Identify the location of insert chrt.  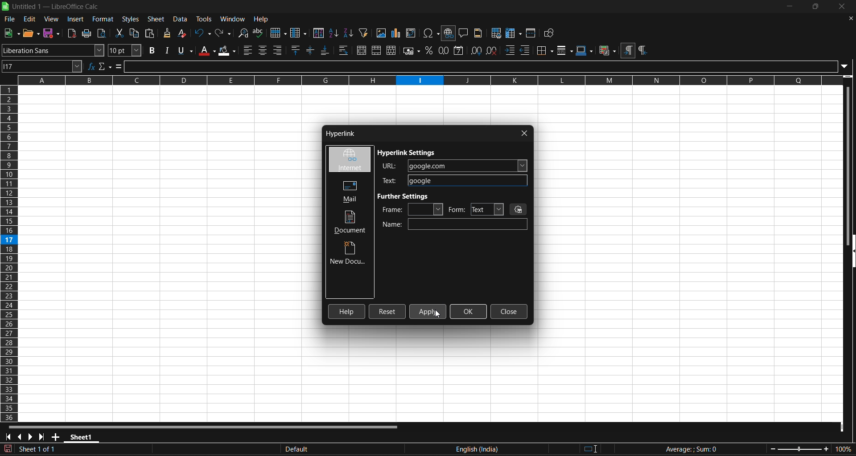
(398, 33).